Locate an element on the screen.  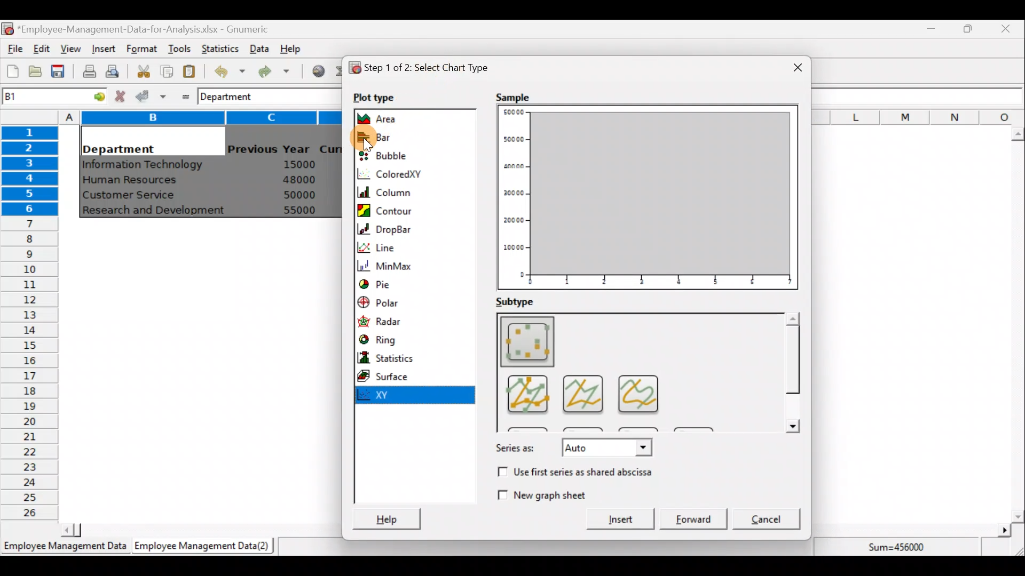
Cell name B1 is located at coordinates (35, 96).